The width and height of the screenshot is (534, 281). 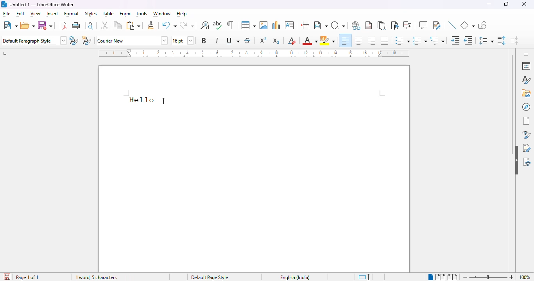 I want to click on bold, so click(x=204, y=41).